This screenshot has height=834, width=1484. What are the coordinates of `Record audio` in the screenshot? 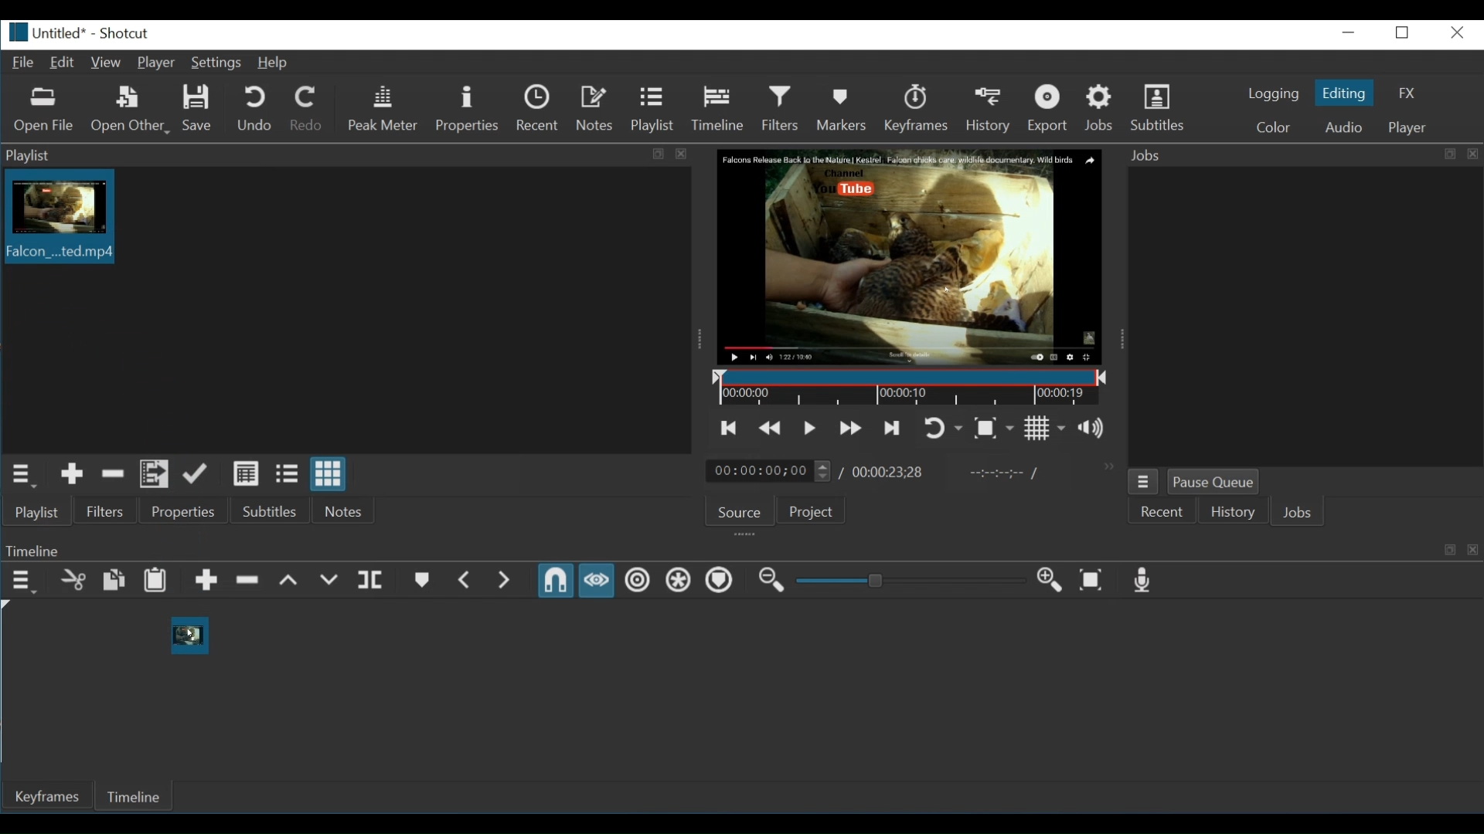 It's located at (1139, 581).